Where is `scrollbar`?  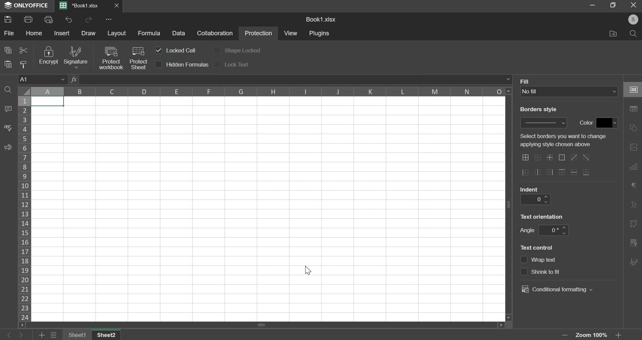
scrollbar is located at coordinates (265, 325).